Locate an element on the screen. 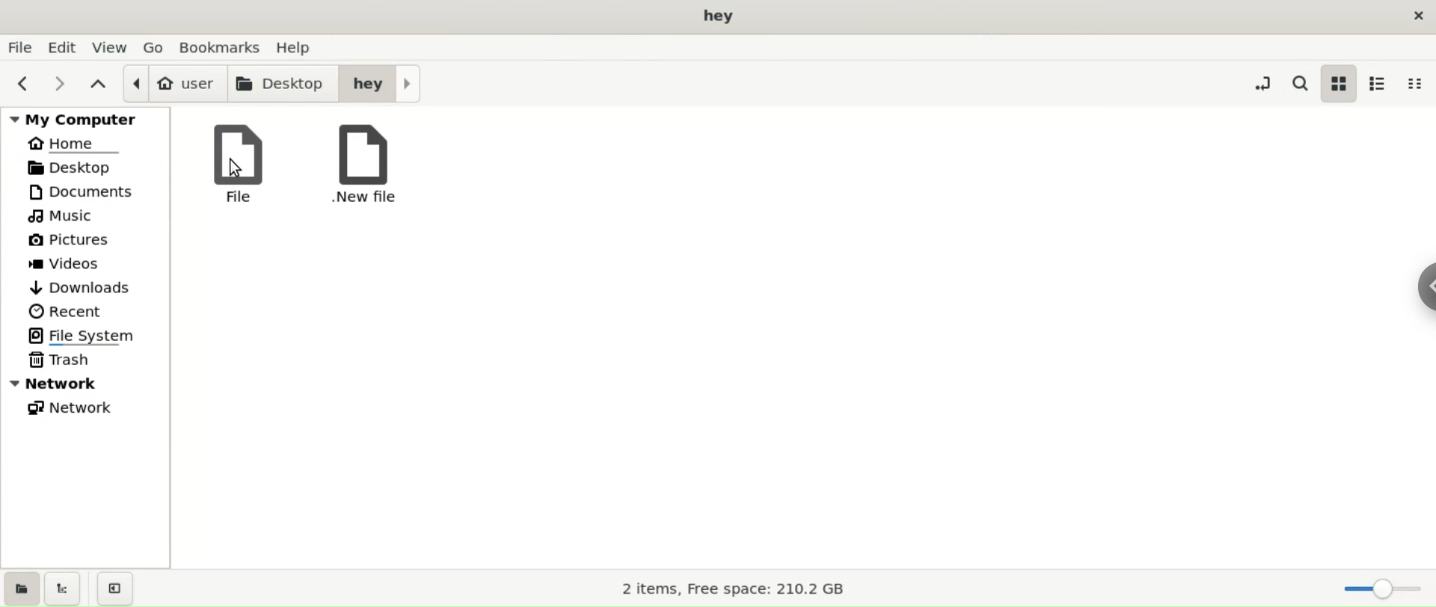 The height and width of the screenshot is (607, 1436). cursor is located at coordinates (235, 169).